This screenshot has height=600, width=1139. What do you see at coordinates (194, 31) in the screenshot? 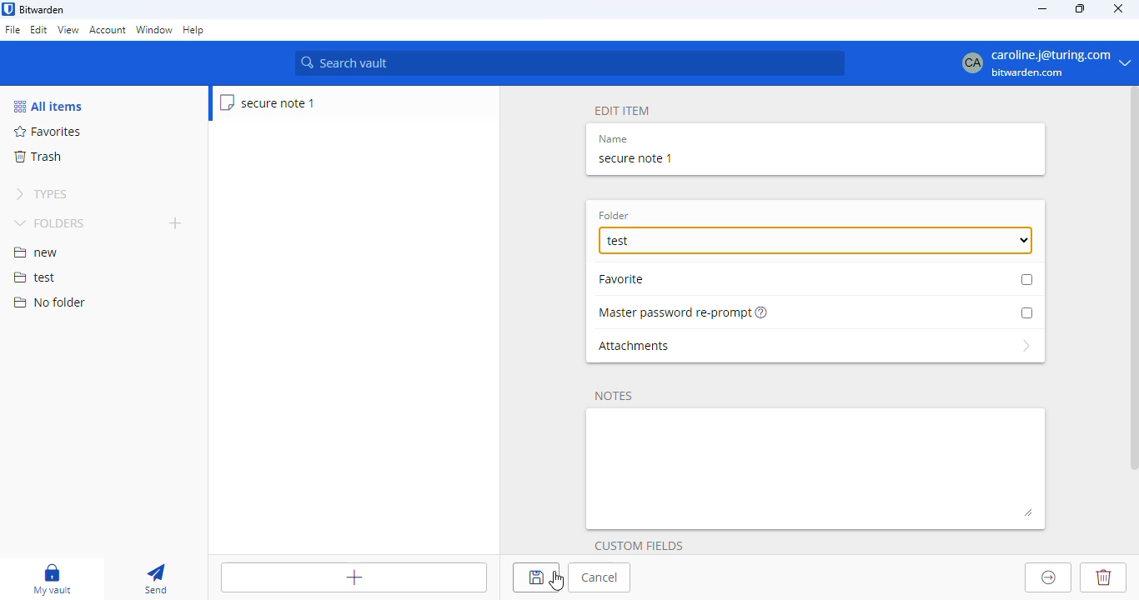
I see `help` at bounding box center [194, 31].